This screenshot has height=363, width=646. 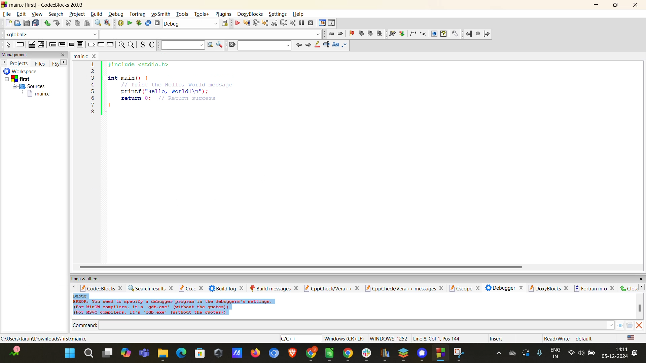 I want to click on build messages, so click(x=275, y=288).